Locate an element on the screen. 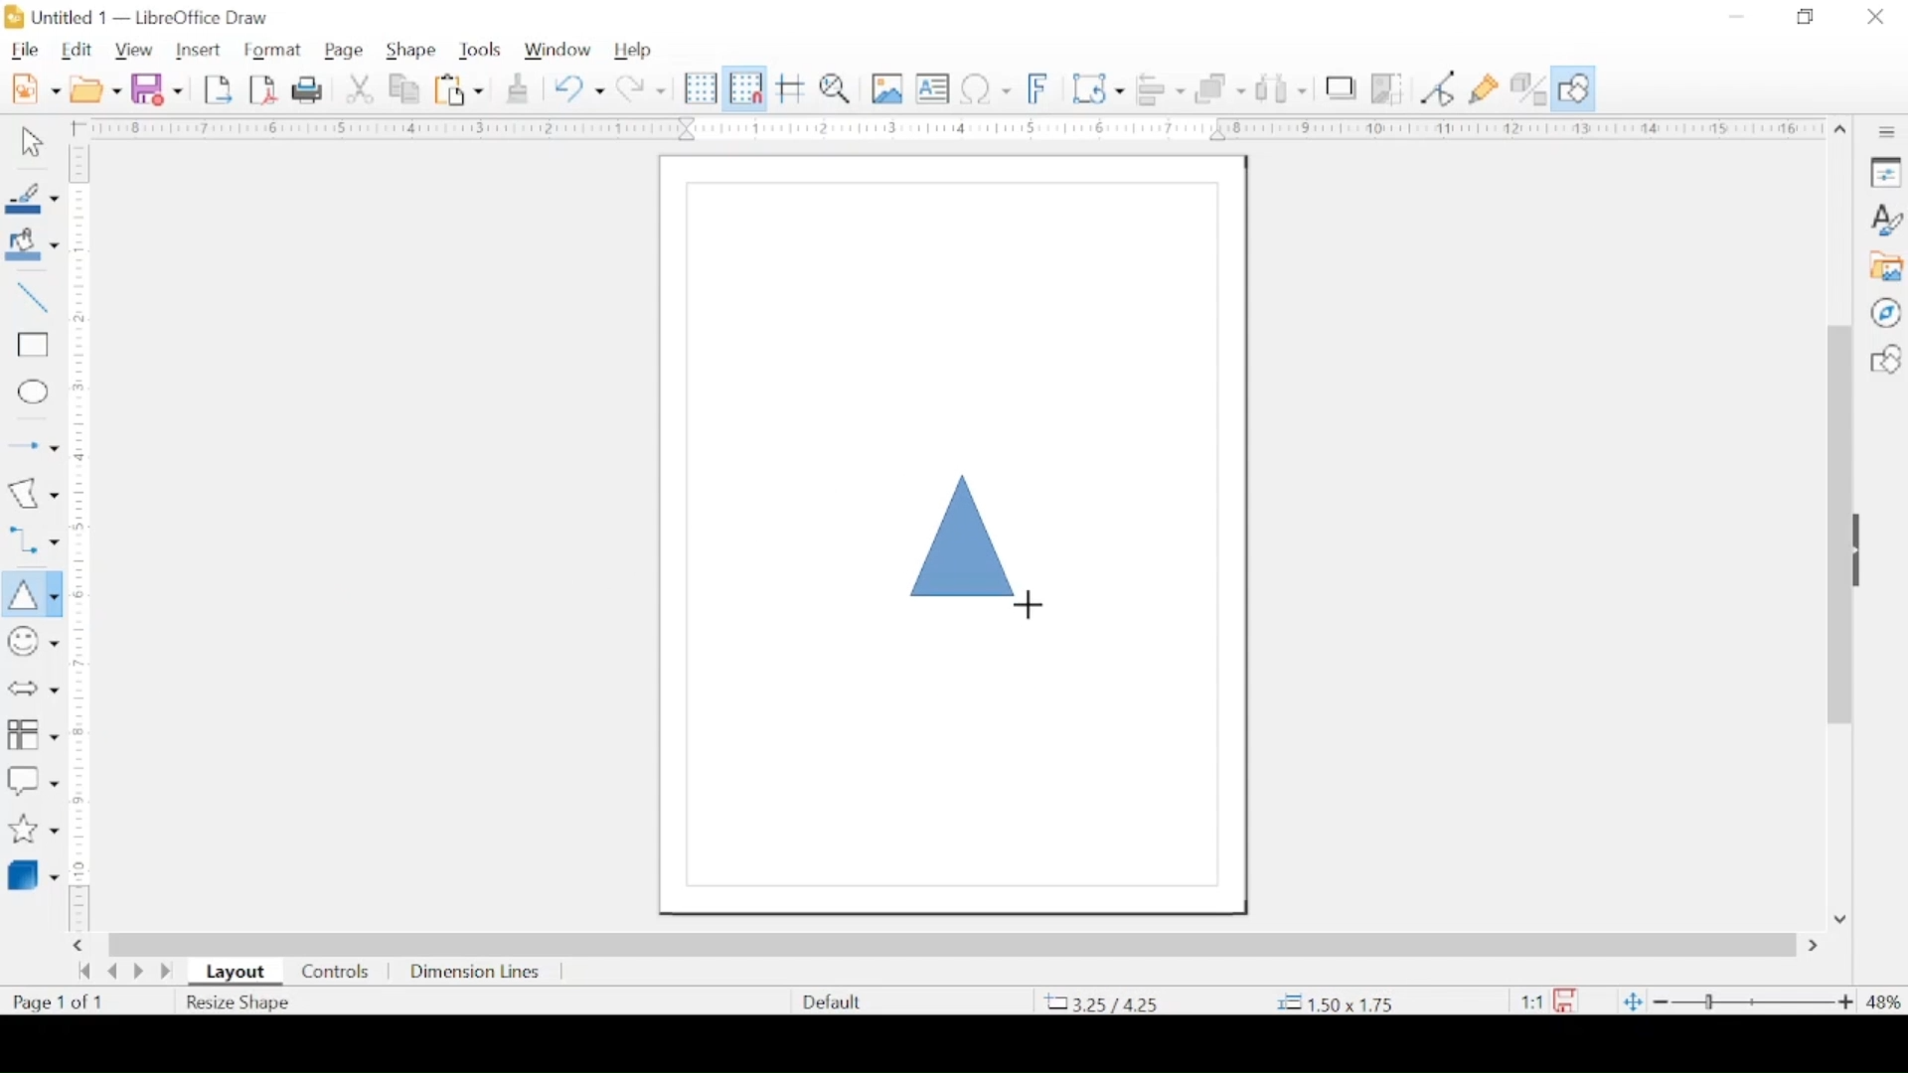 The image size is (1908, 1073). clone formatting is located at coordinates (518, 87).